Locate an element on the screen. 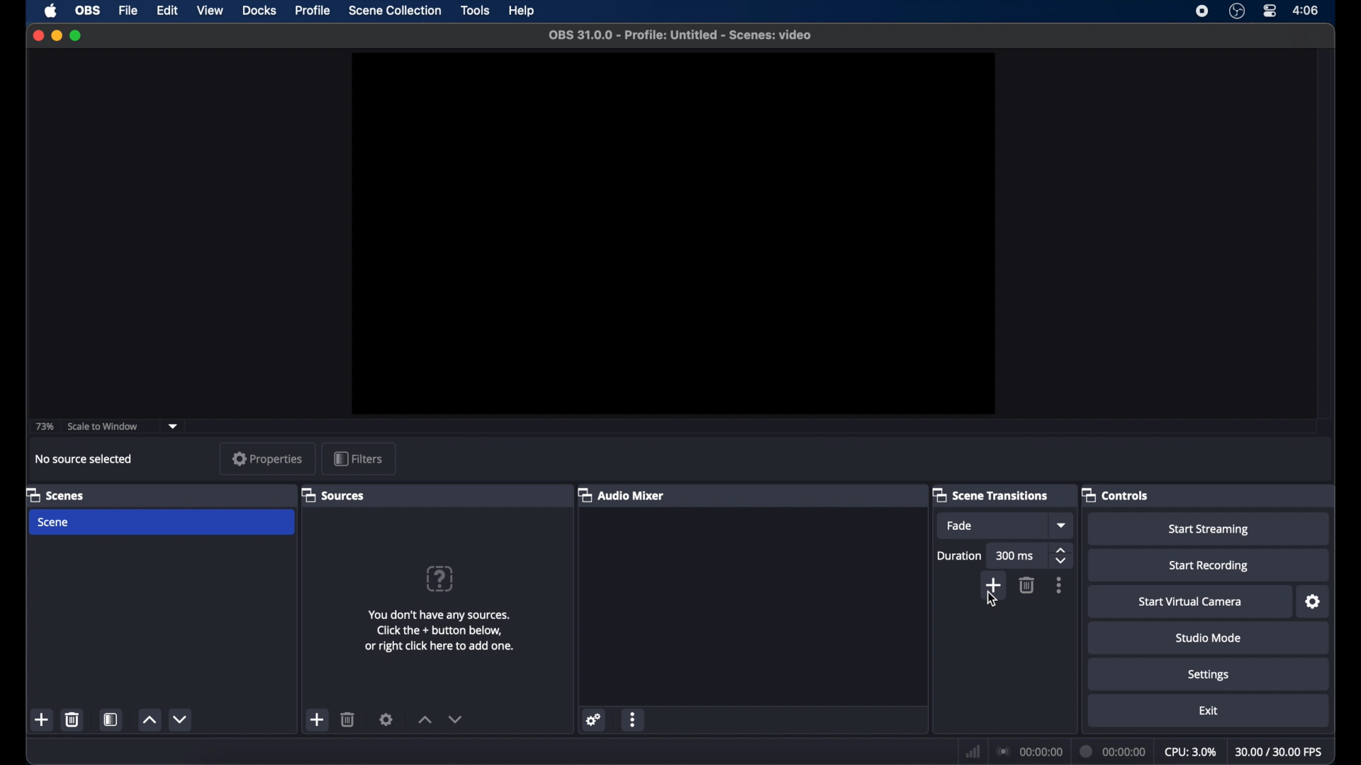 Image resolution: width=1361 pixels, height=765 pixels. time is located at coordinates (1306, 10).